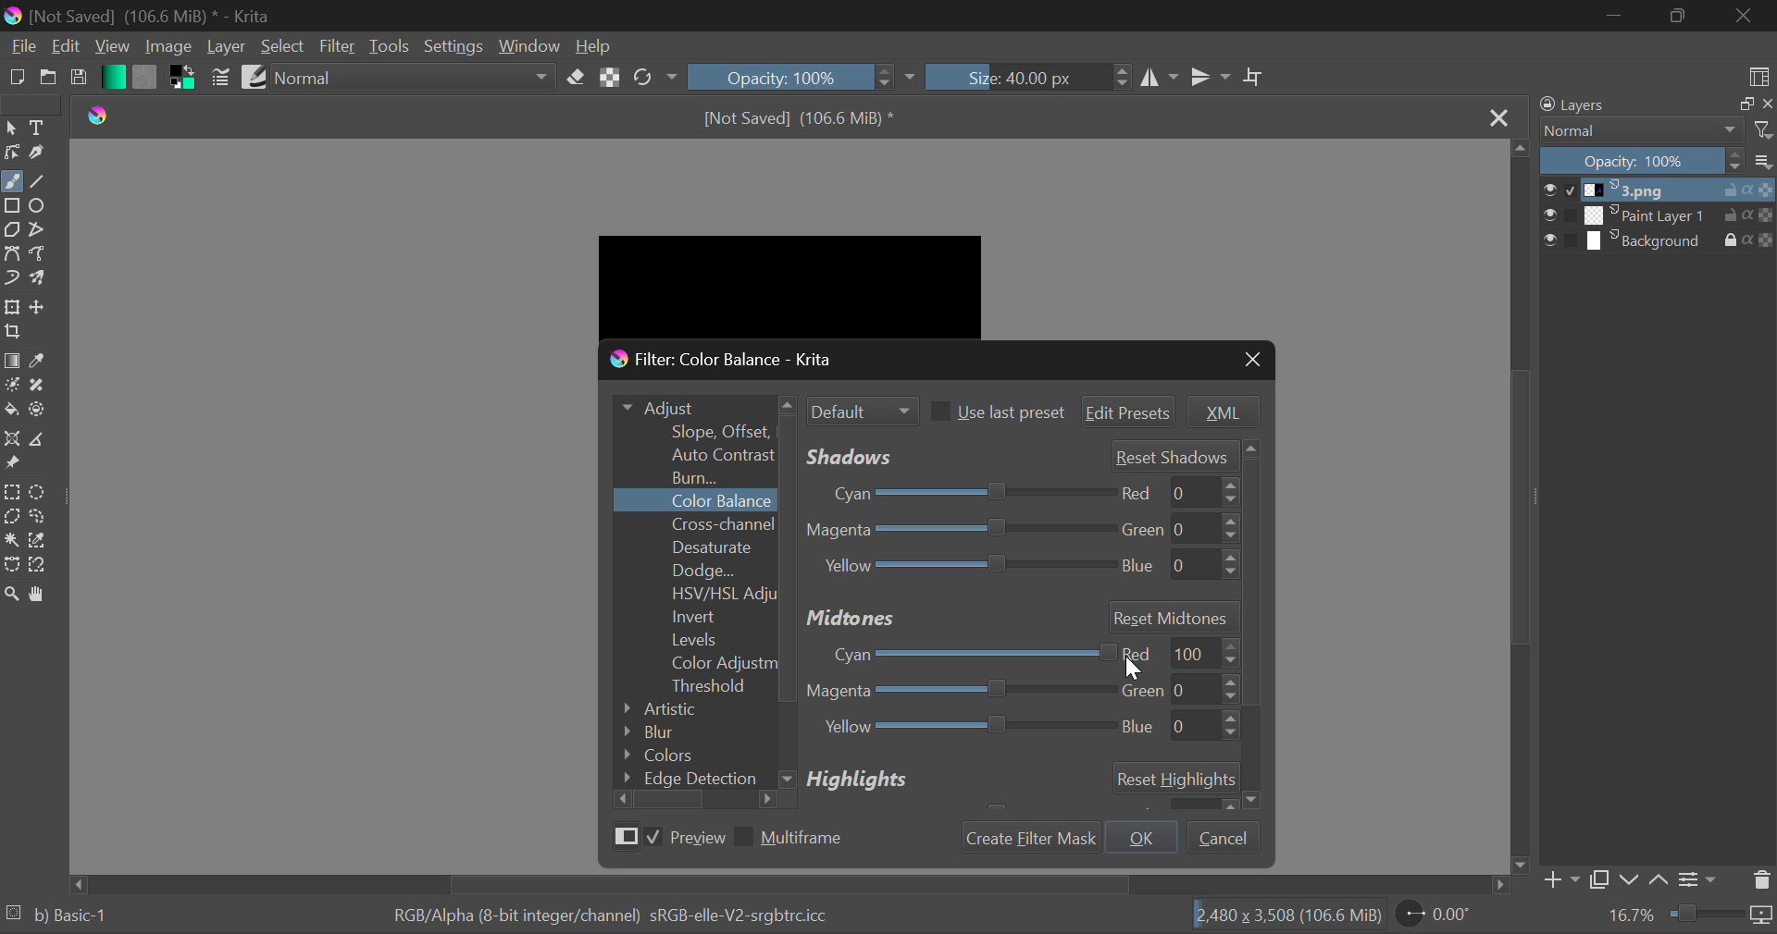 The image size is (1777, 934). Describe the element at coordinates (1761, 879) in the screenshot. I see `Delete Layer` at that location.